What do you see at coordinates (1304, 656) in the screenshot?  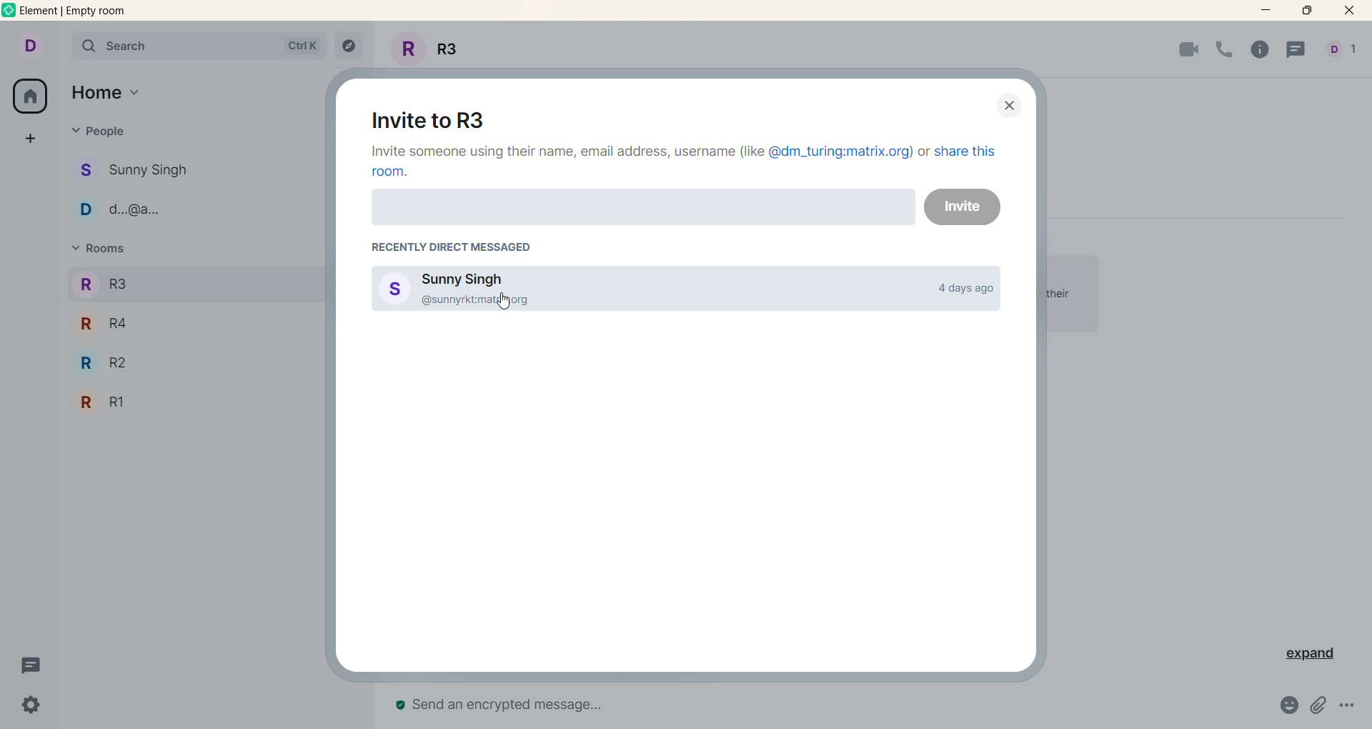 I see `expand` at bounding box center [1304, 656].